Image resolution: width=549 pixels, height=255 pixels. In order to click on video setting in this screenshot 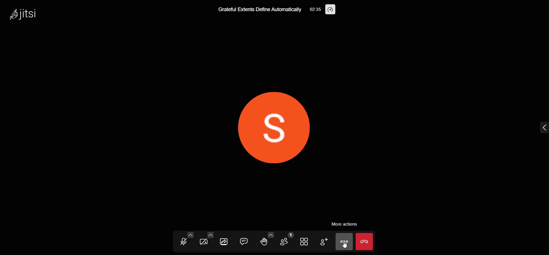, I will do `click(210, 235)`.